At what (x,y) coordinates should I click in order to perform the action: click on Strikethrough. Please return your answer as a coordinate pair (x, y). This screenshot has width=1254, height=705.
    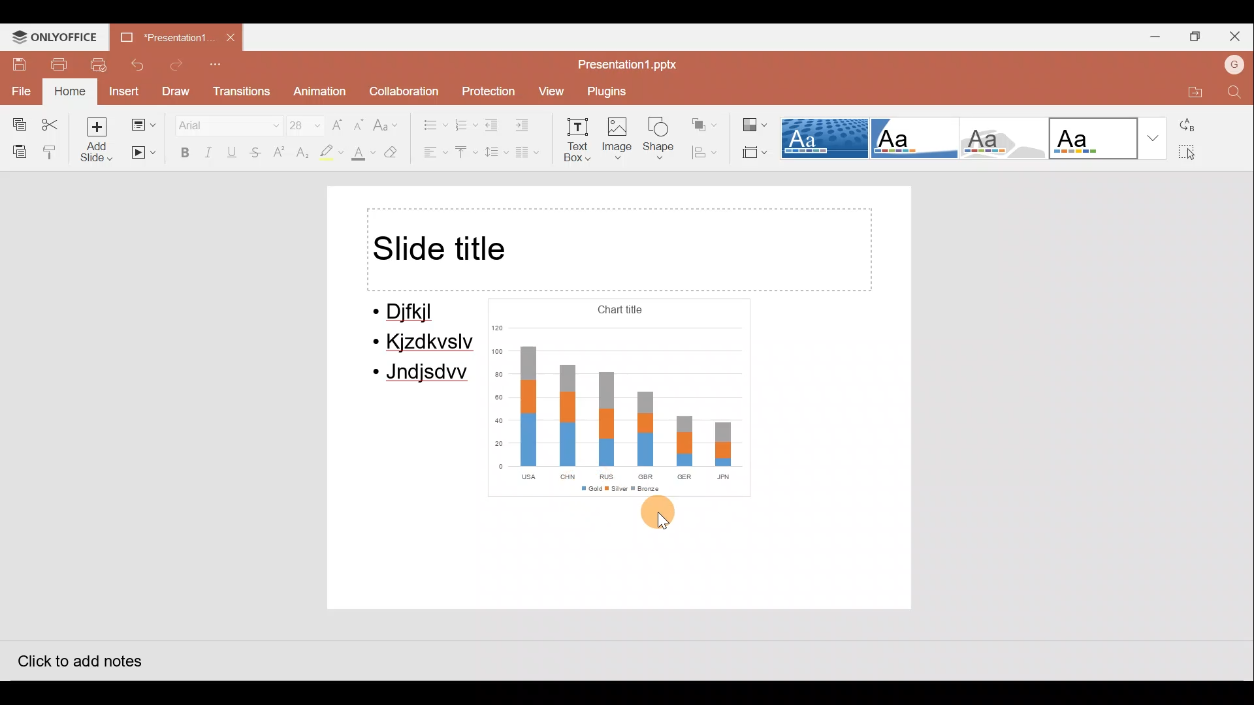
    Looking at the image, I should click on (257, 154).